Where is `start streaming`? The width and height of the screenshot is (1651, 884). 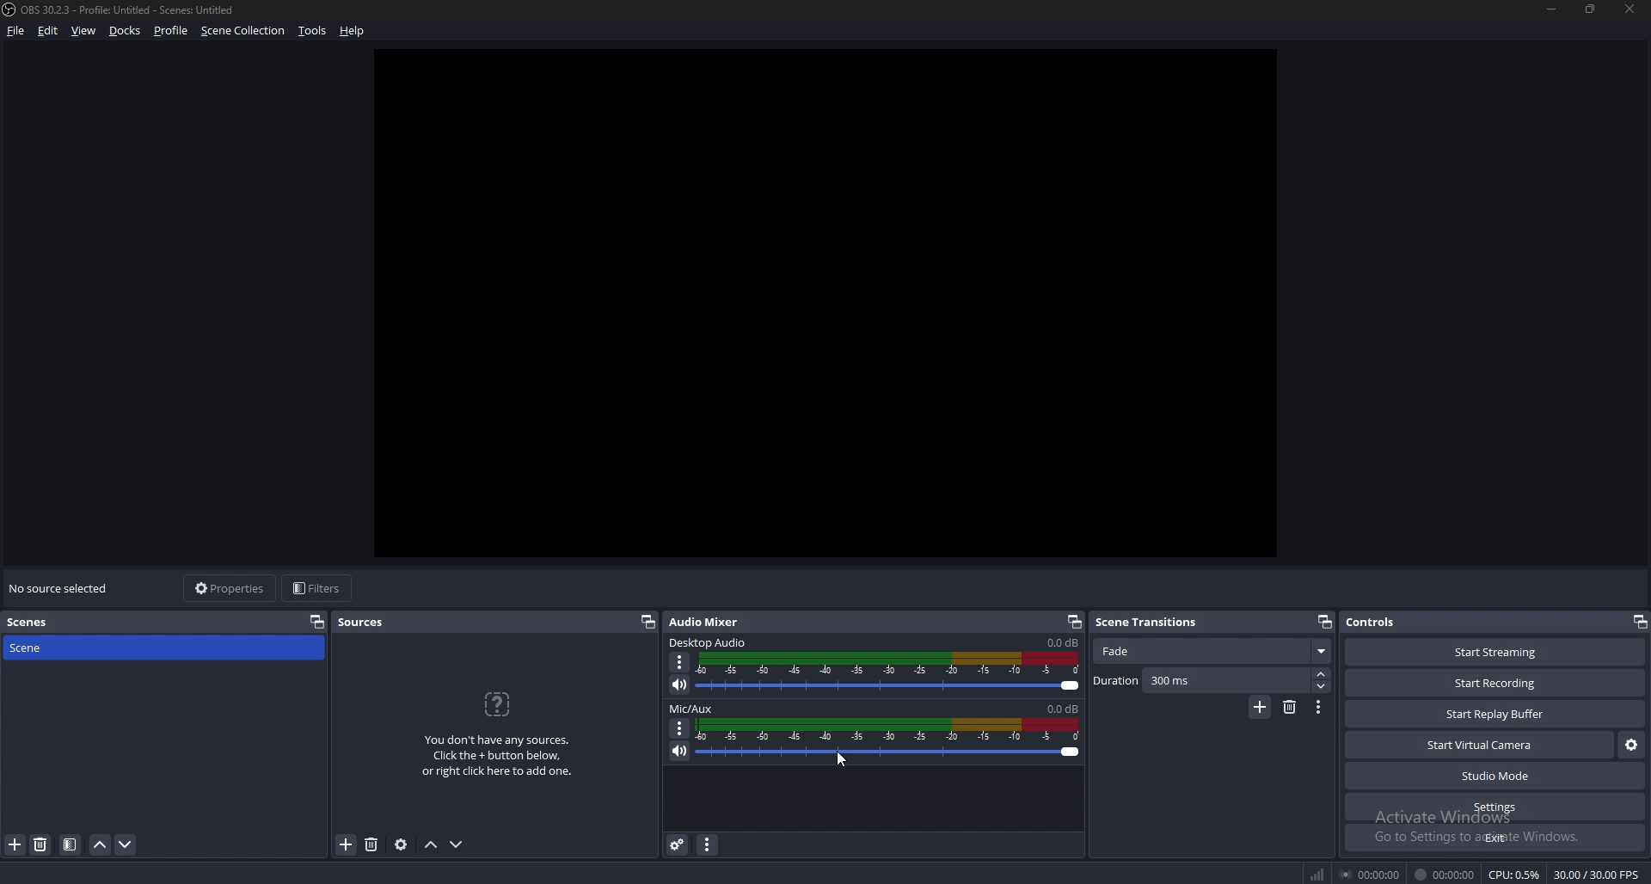 start streaming is located at coordinates (1494, 652).